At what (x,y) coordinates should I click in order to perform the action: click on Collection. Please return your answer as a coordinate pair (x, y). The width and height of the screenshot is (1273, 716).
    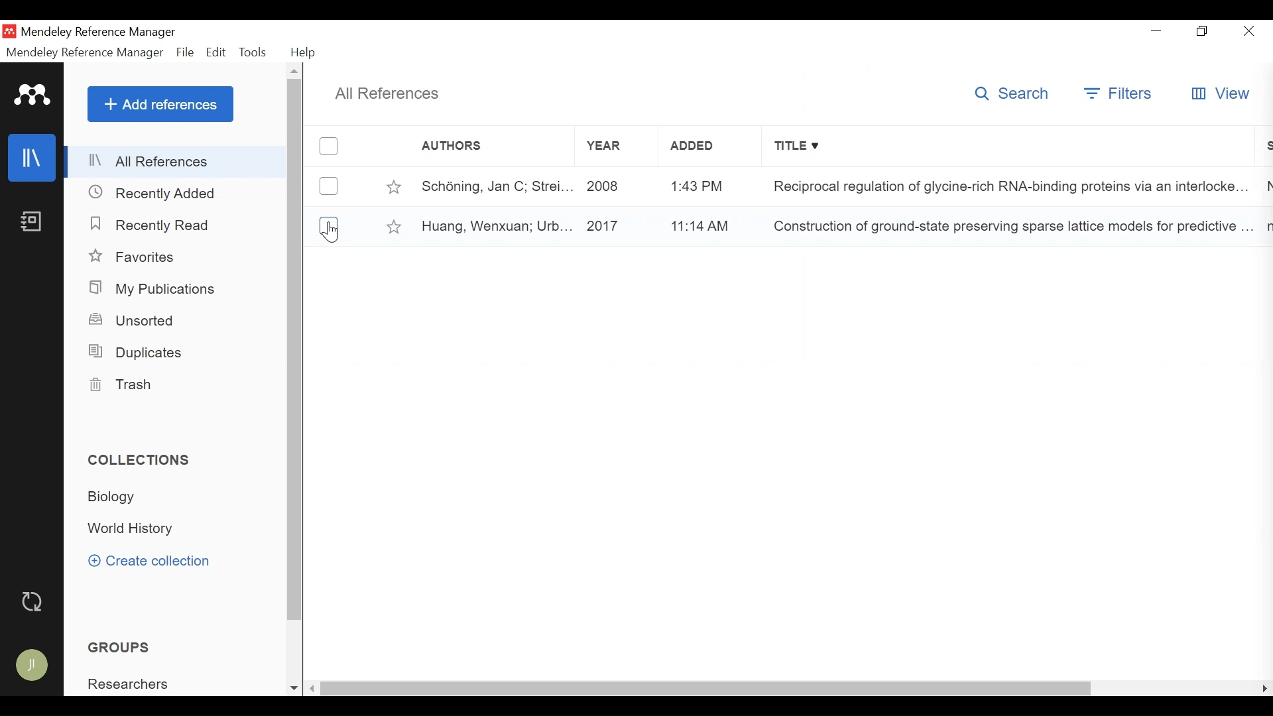
    Looking at the image, I should click on (143, 459).